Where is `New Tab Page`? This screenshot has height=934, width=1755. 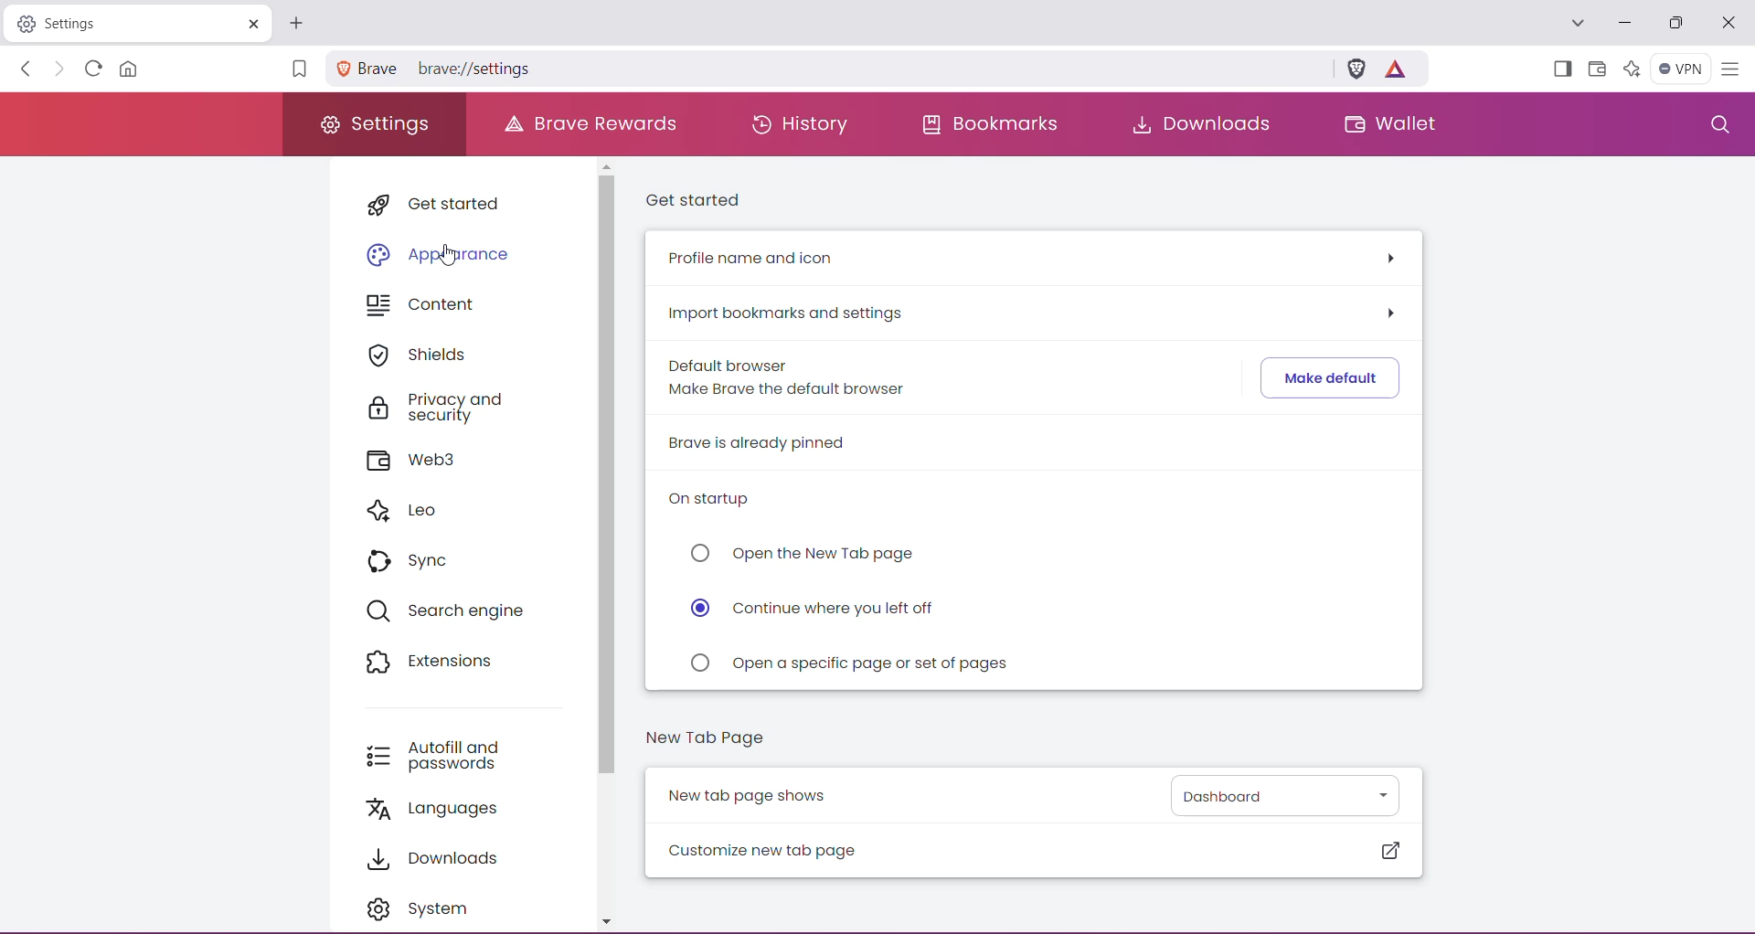 New Tab Page is located at coordinates (708, 738).